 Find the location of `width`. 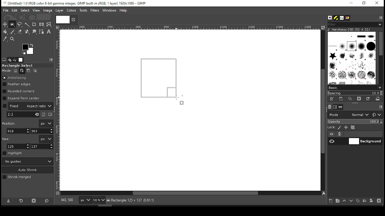

width is located at coordinates (19, 146).